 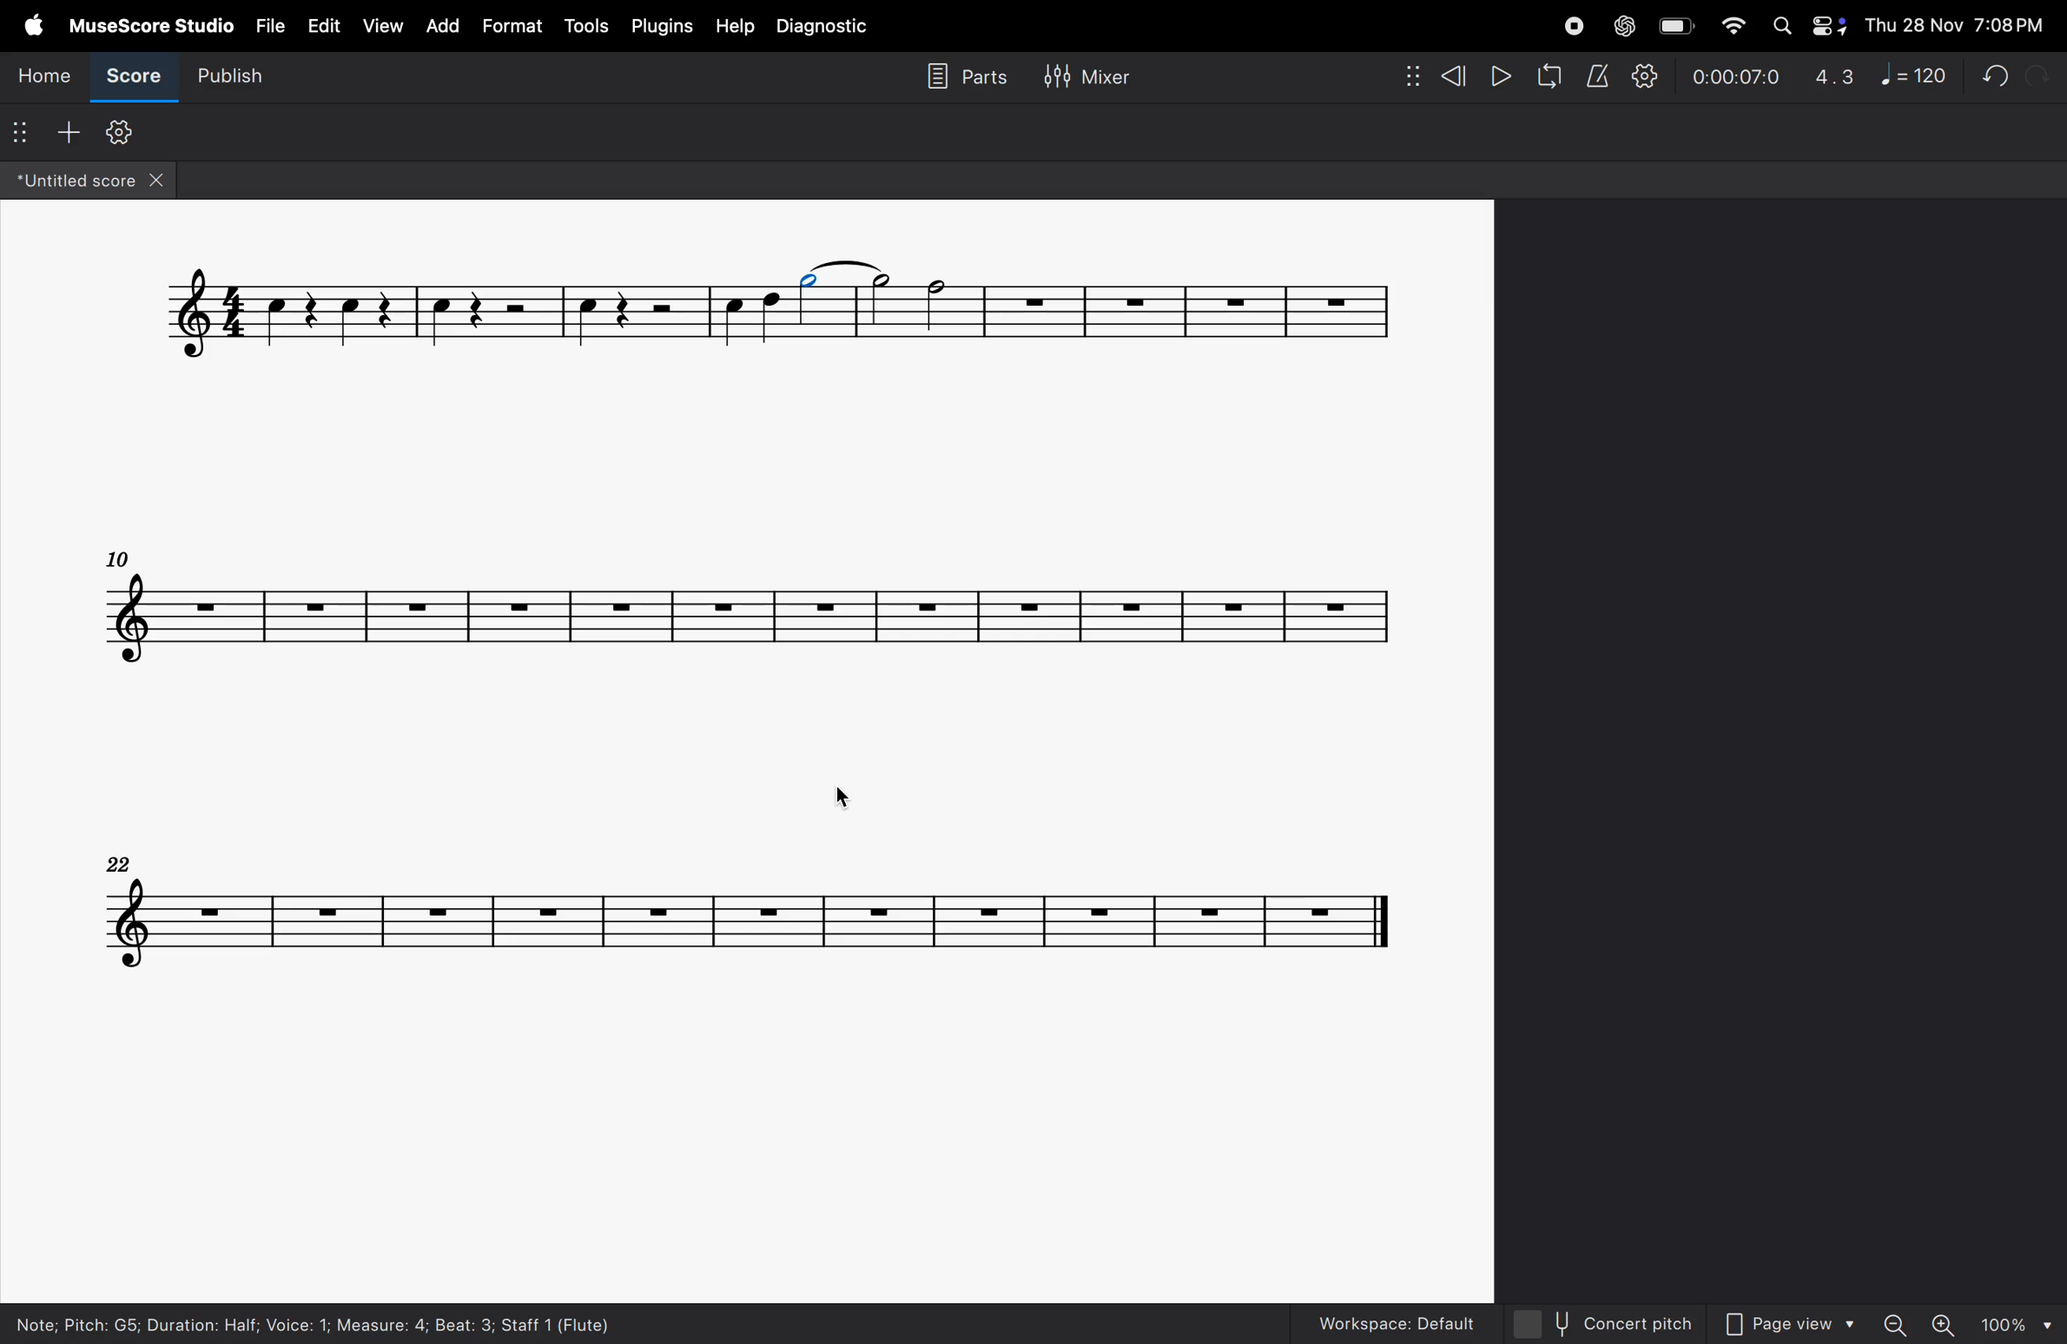 I want to click on undo, so click(x=1995, y=76).